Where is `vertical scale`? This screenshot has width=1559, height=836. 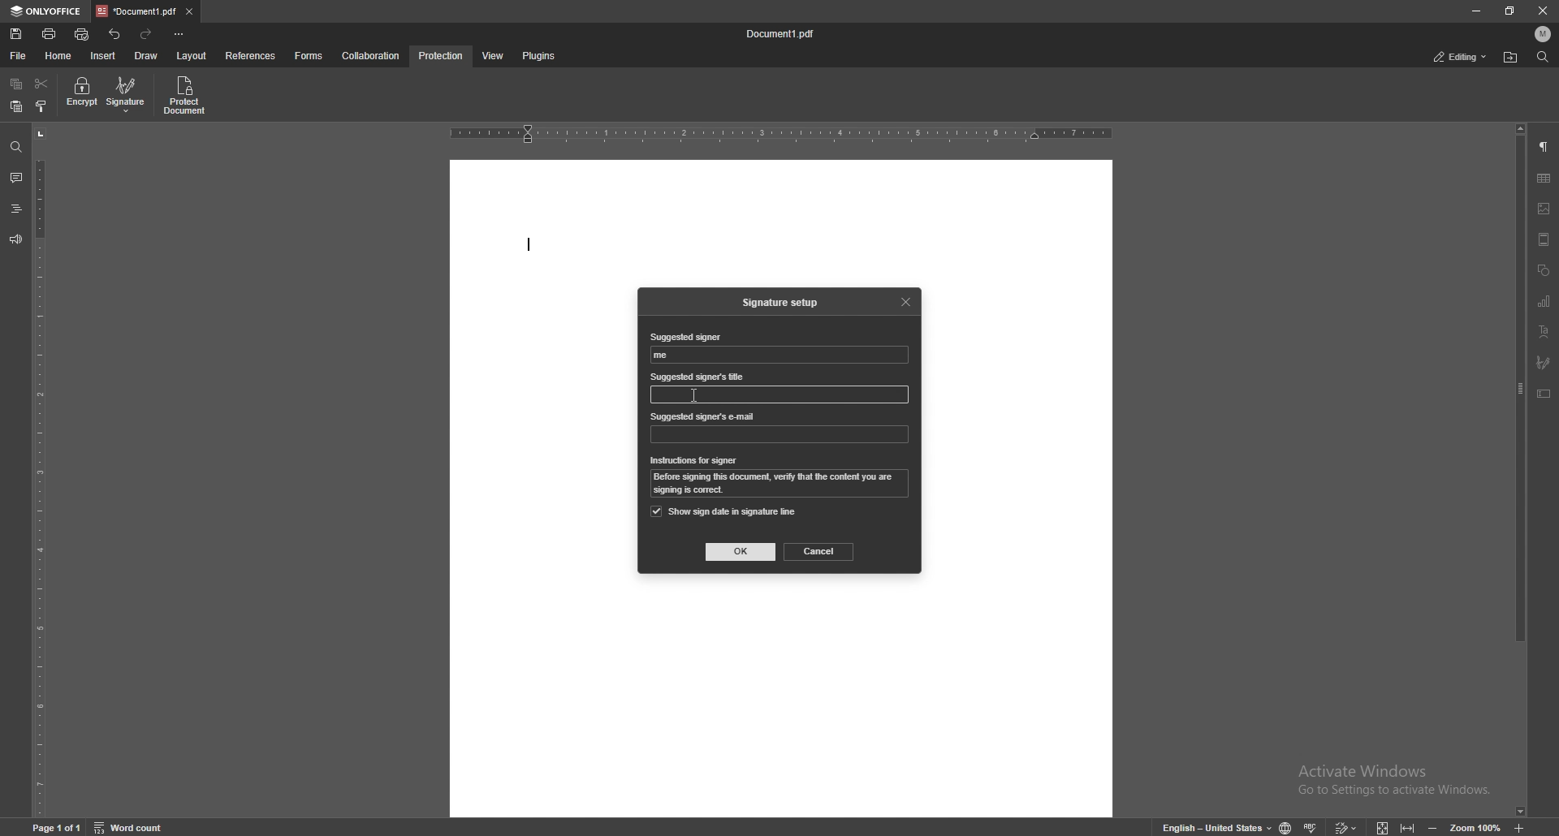 vertical scale is located at coordinates (40, 472).